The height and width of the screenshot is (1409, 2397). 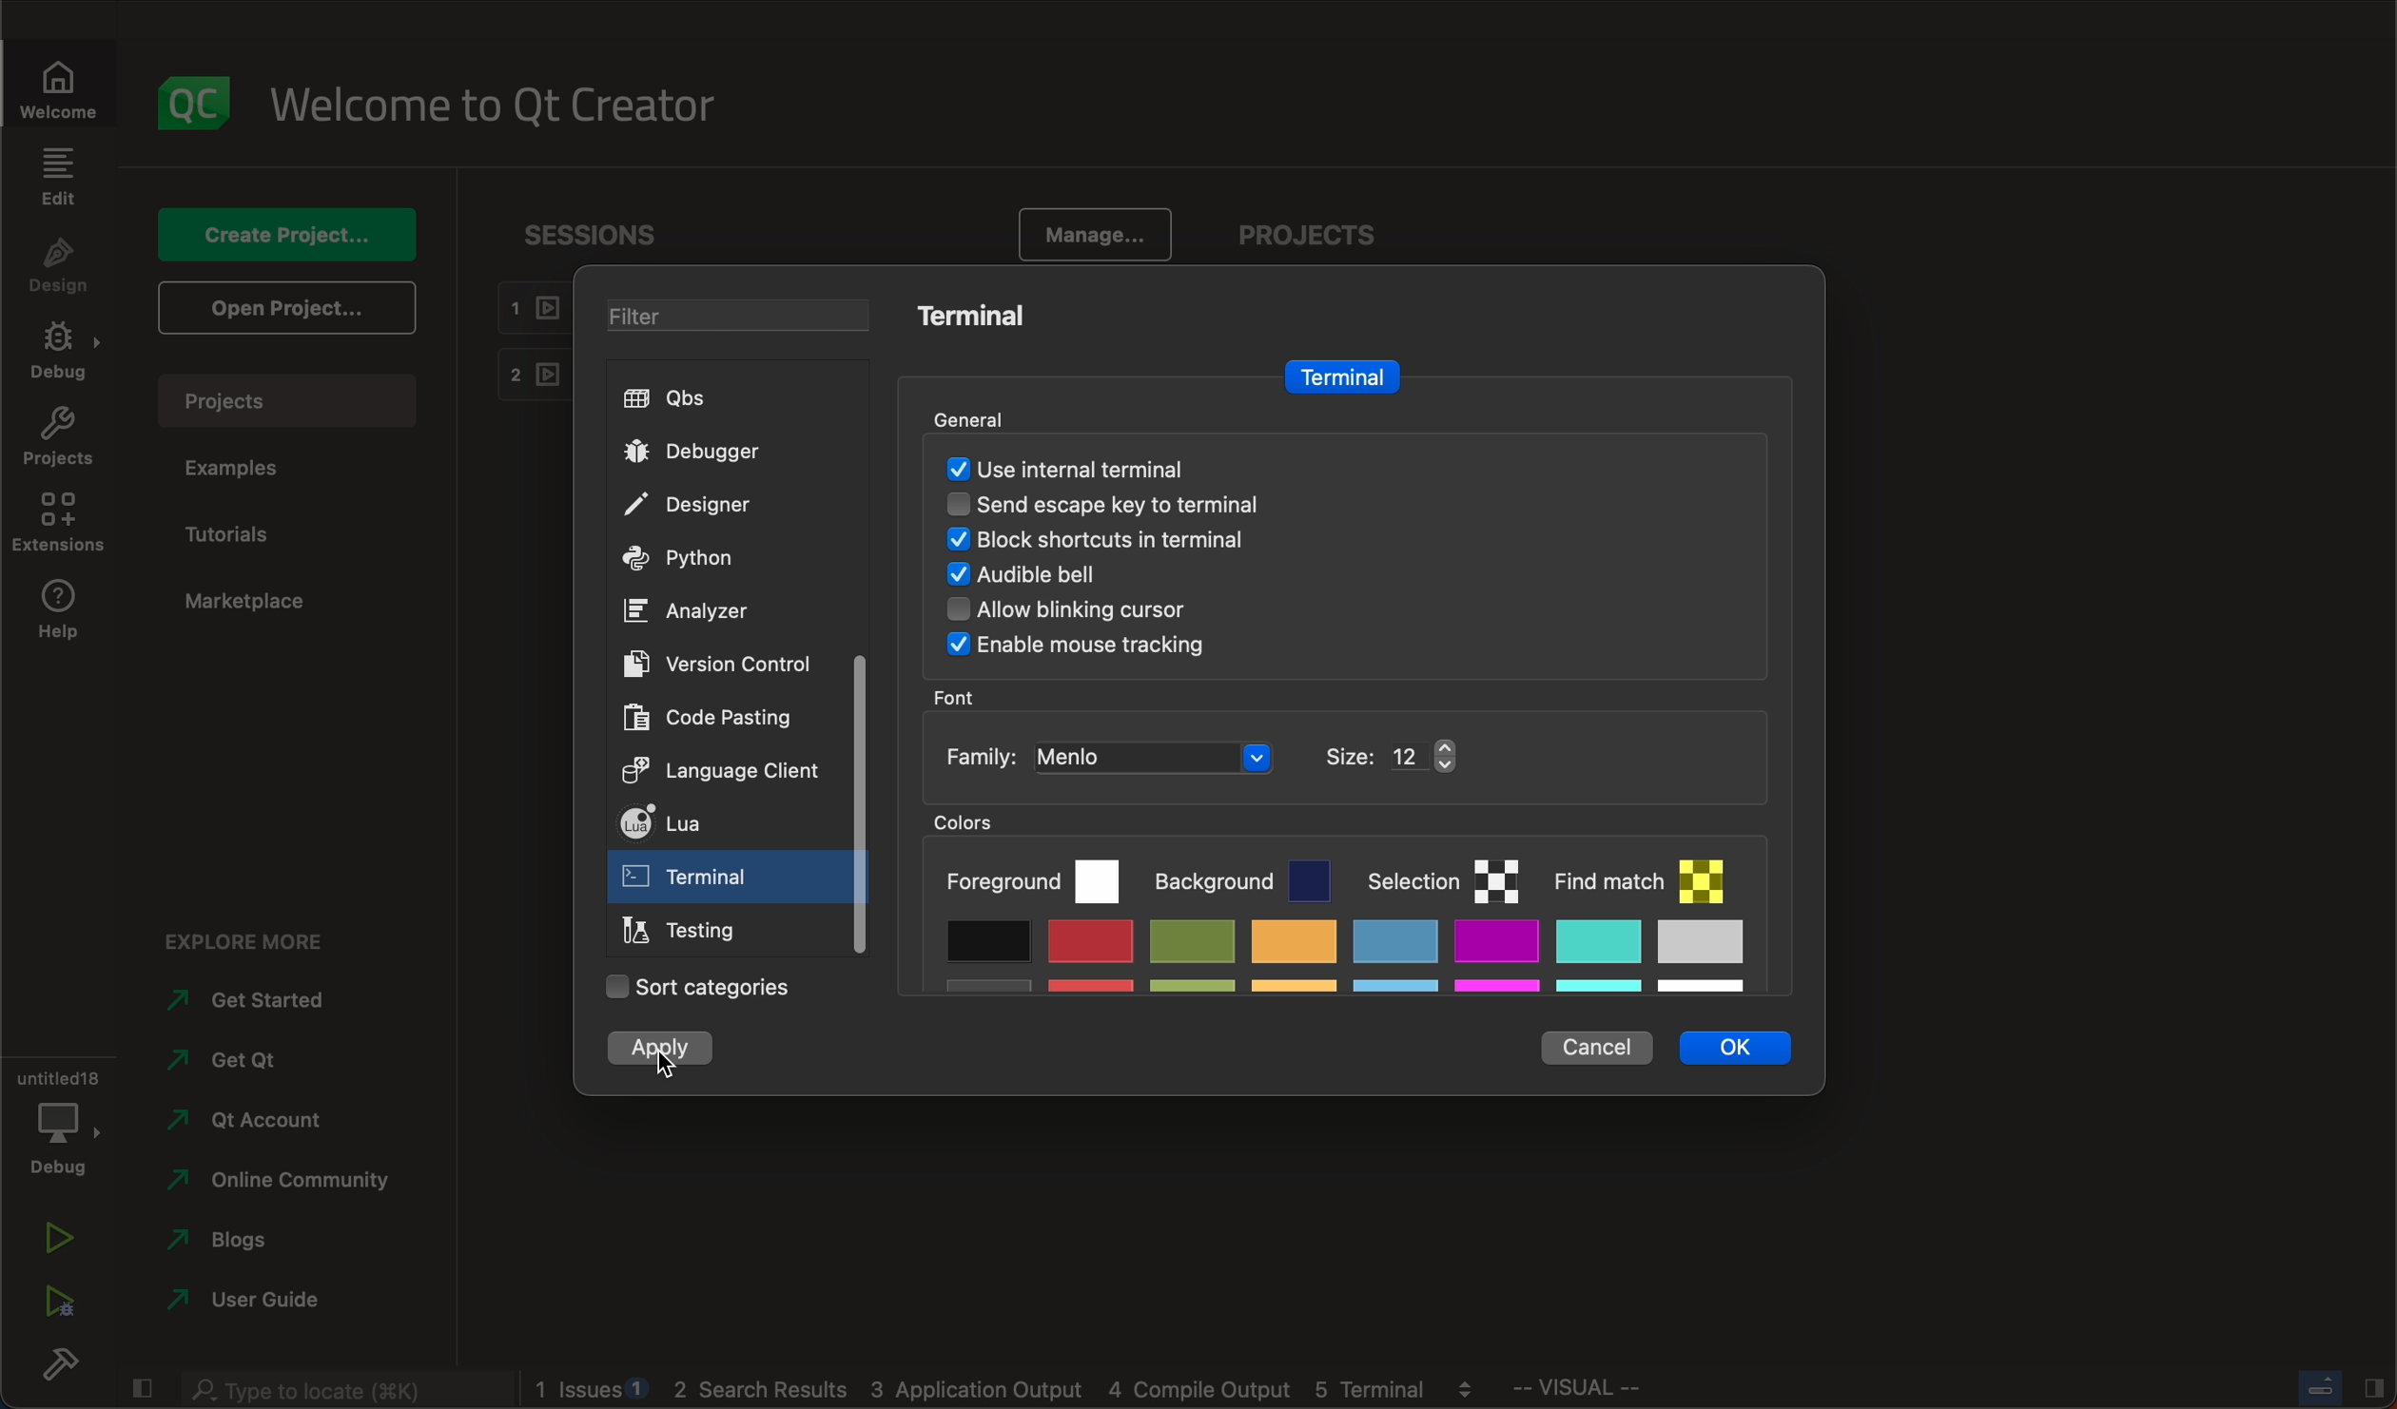 I want to click on filter, so click(x=719, y=311).